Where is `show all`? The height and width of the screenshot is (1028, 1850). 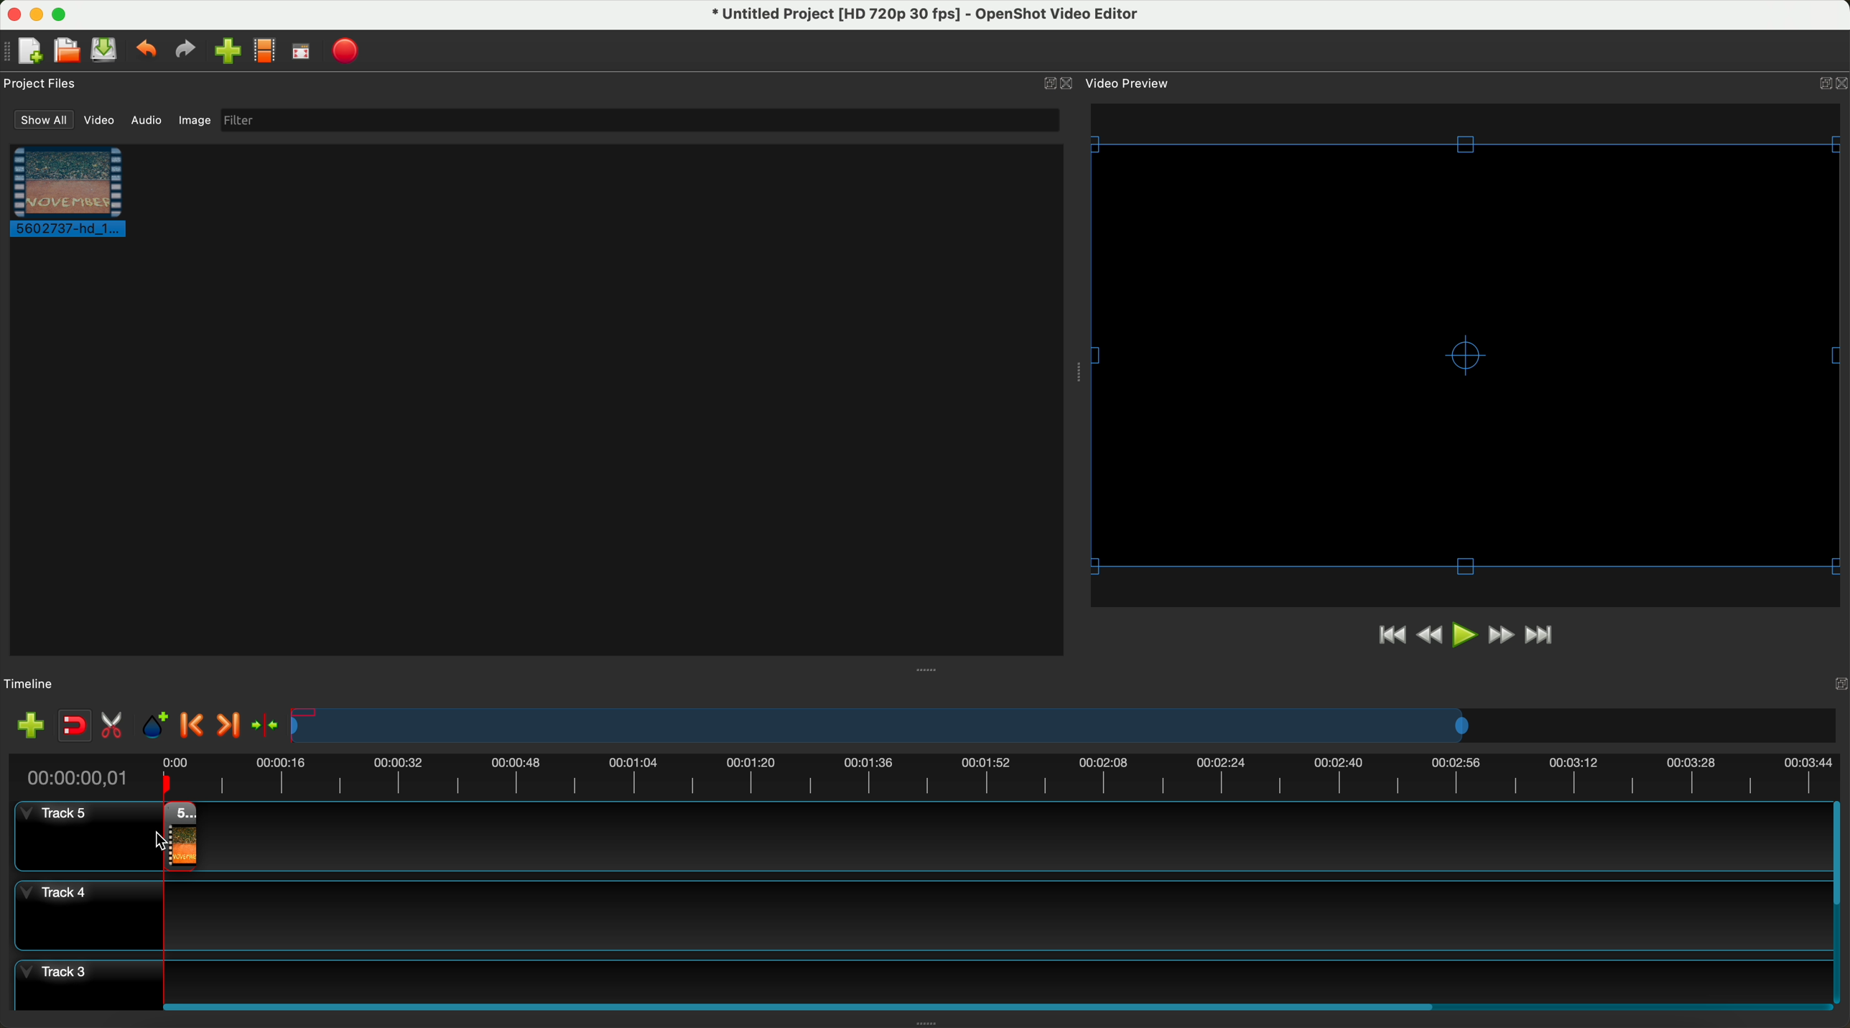 show all is located at coordinates (43, 119).